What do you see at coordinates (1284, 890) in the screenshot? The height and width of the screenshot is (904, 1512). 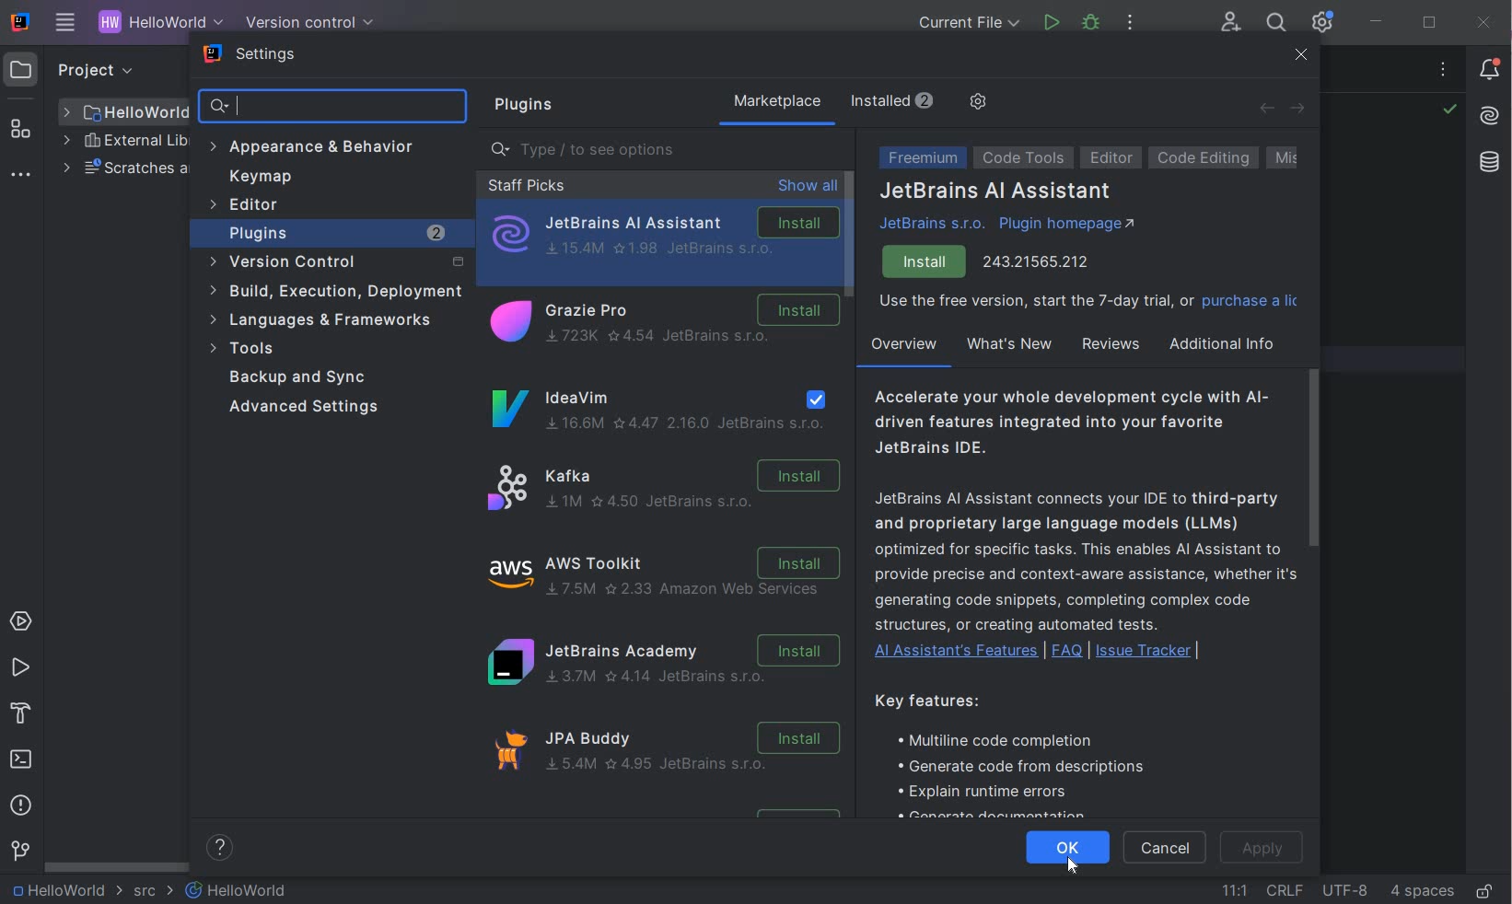 I see `LINE SEPARATOR` at bounding box center [1284, 890].